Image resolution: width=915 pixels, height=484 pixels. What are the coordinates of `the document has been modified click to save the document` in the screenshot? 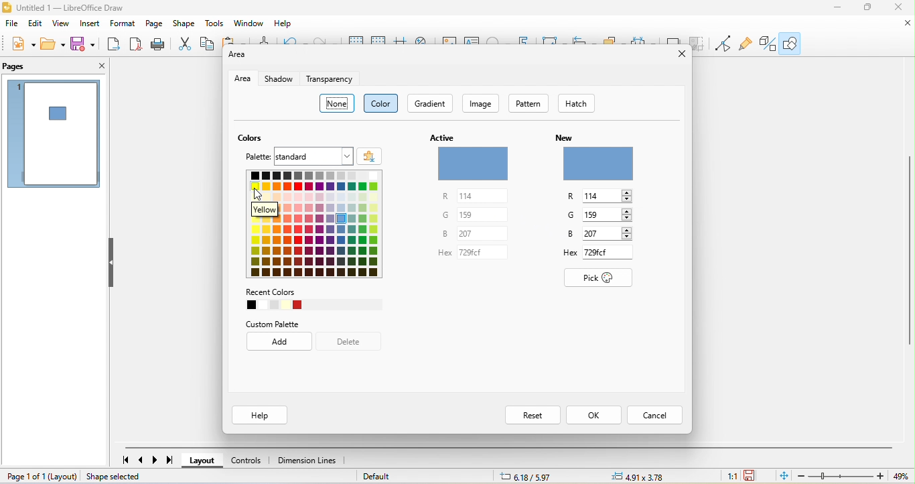 It's located at (752, 476).